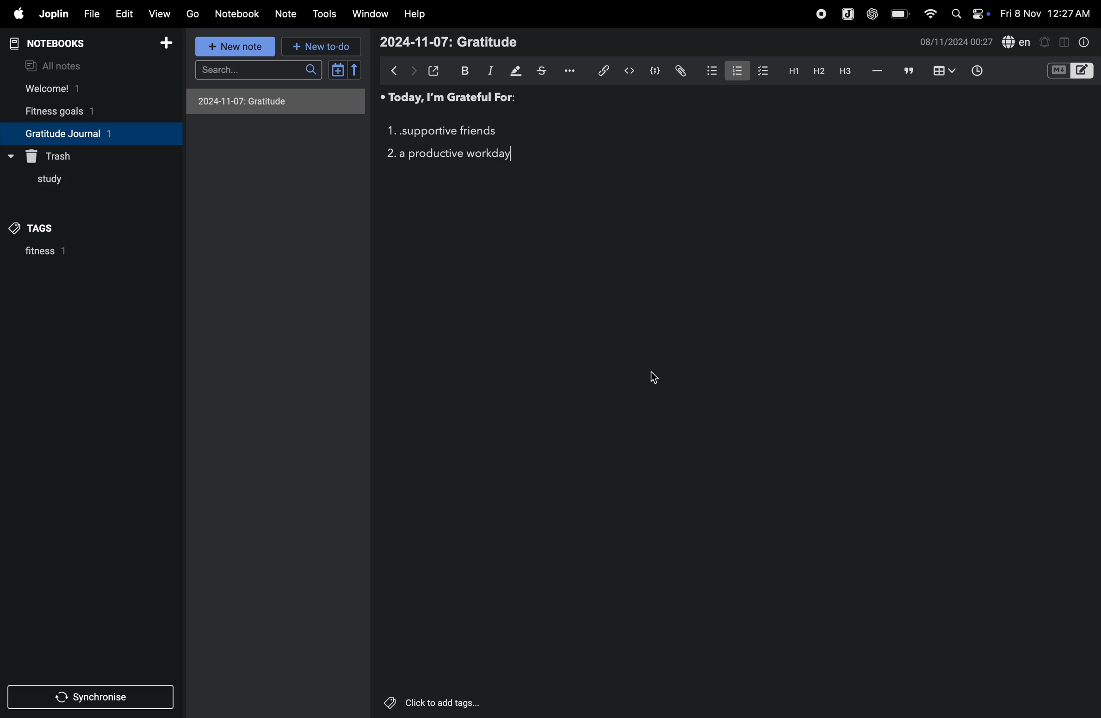 The height and width of the screenshot is (718, 1101). What do you see at coordinates (371, 13) in the screenshot?
I see `window` at bounding box center [371, 13].